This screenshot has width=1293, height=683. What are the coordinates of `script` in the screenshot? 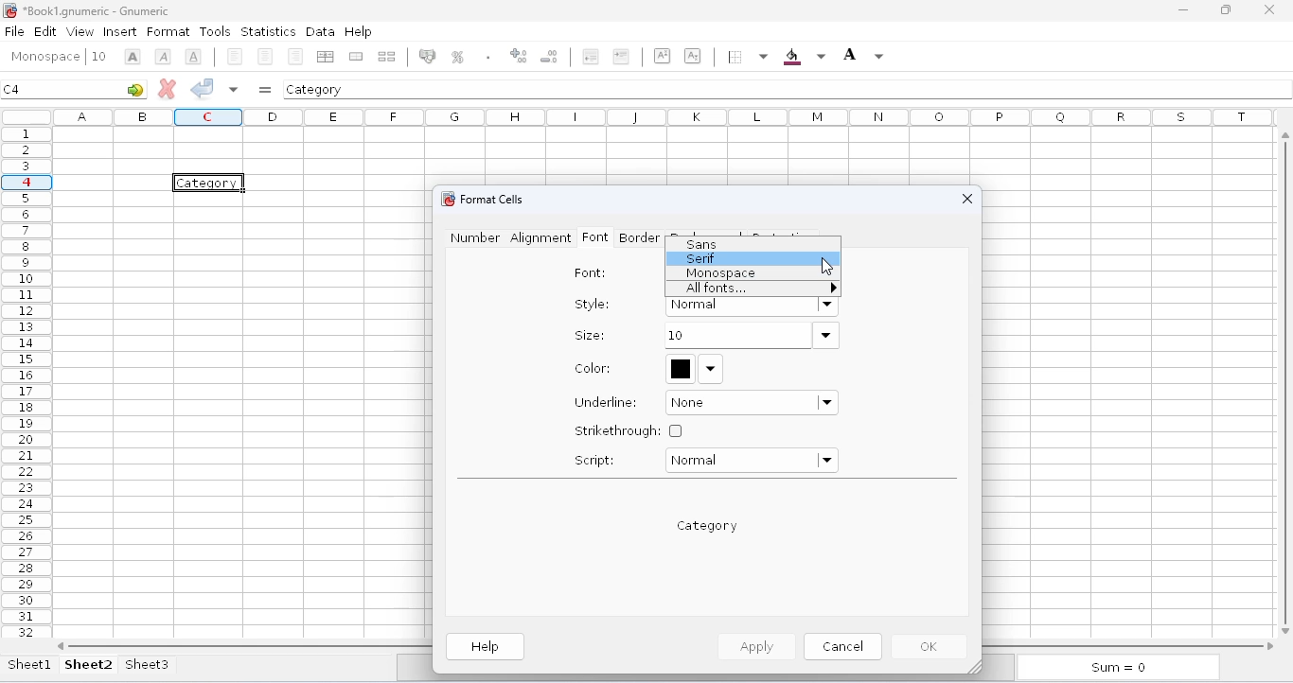 It's located at (594, 460).